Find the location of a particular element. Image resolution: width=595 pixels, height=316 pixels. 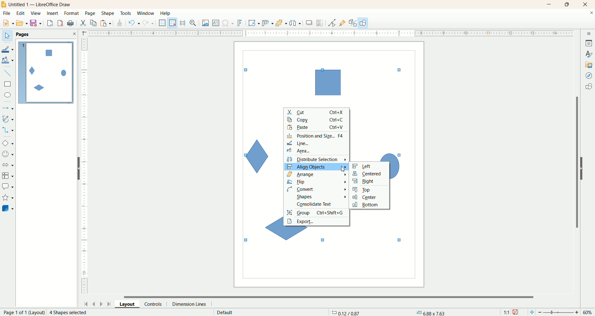

2 Shape selected is located at coordinates (68, 312).